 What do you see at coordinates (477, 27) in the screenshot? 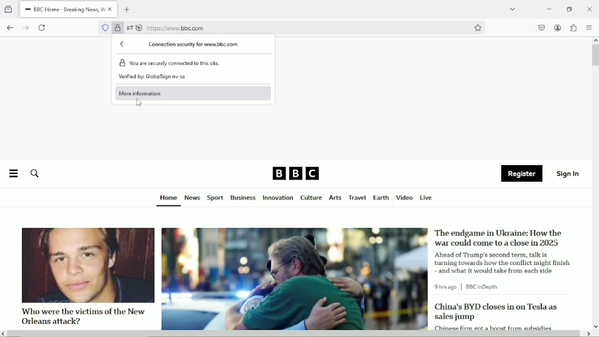
I see `Bookmark this page` at bounding box center [477, 27].